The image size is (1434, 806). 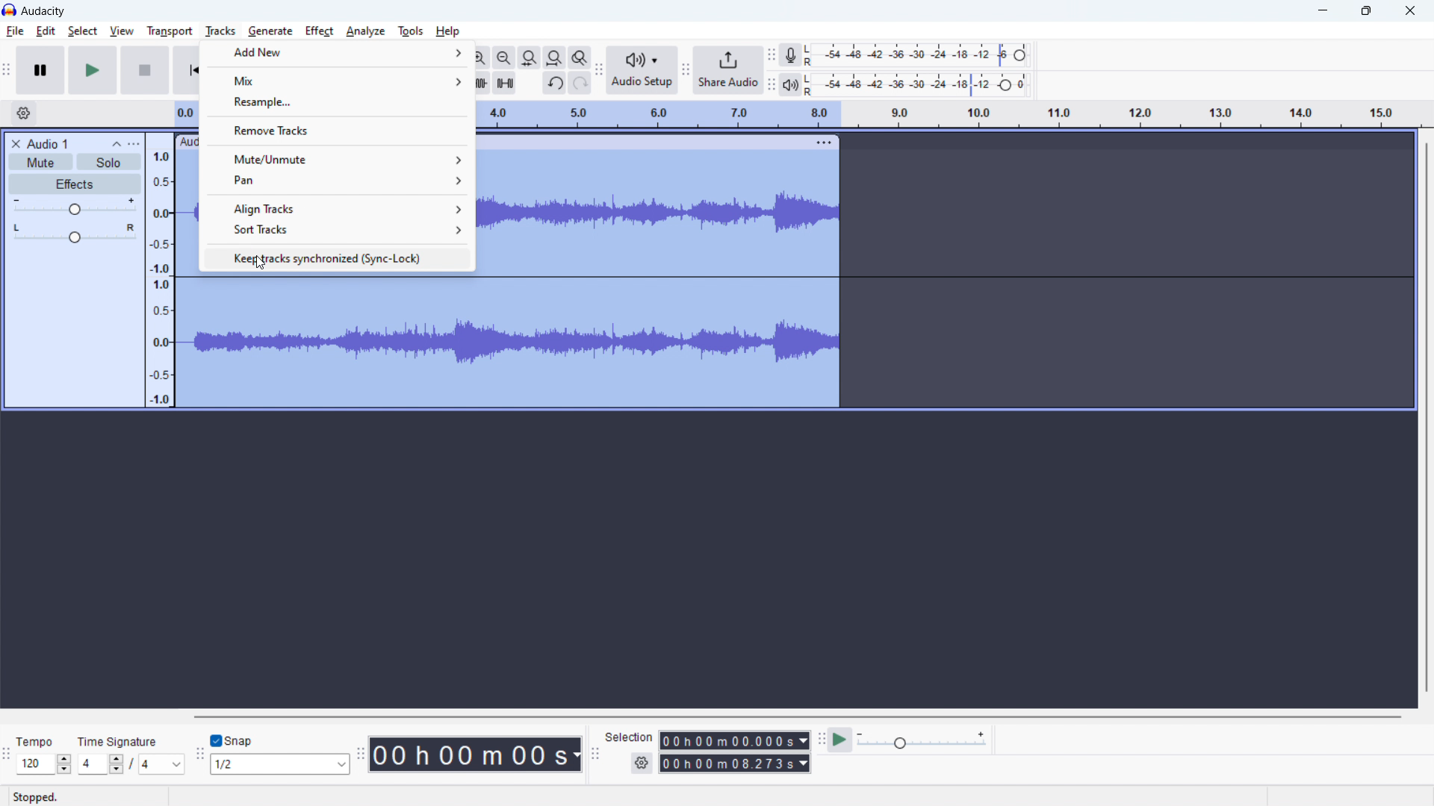 What do you see at coordinates (161, 271) in the screenshot?
I see `timeline` at bounding box center [161, 271].